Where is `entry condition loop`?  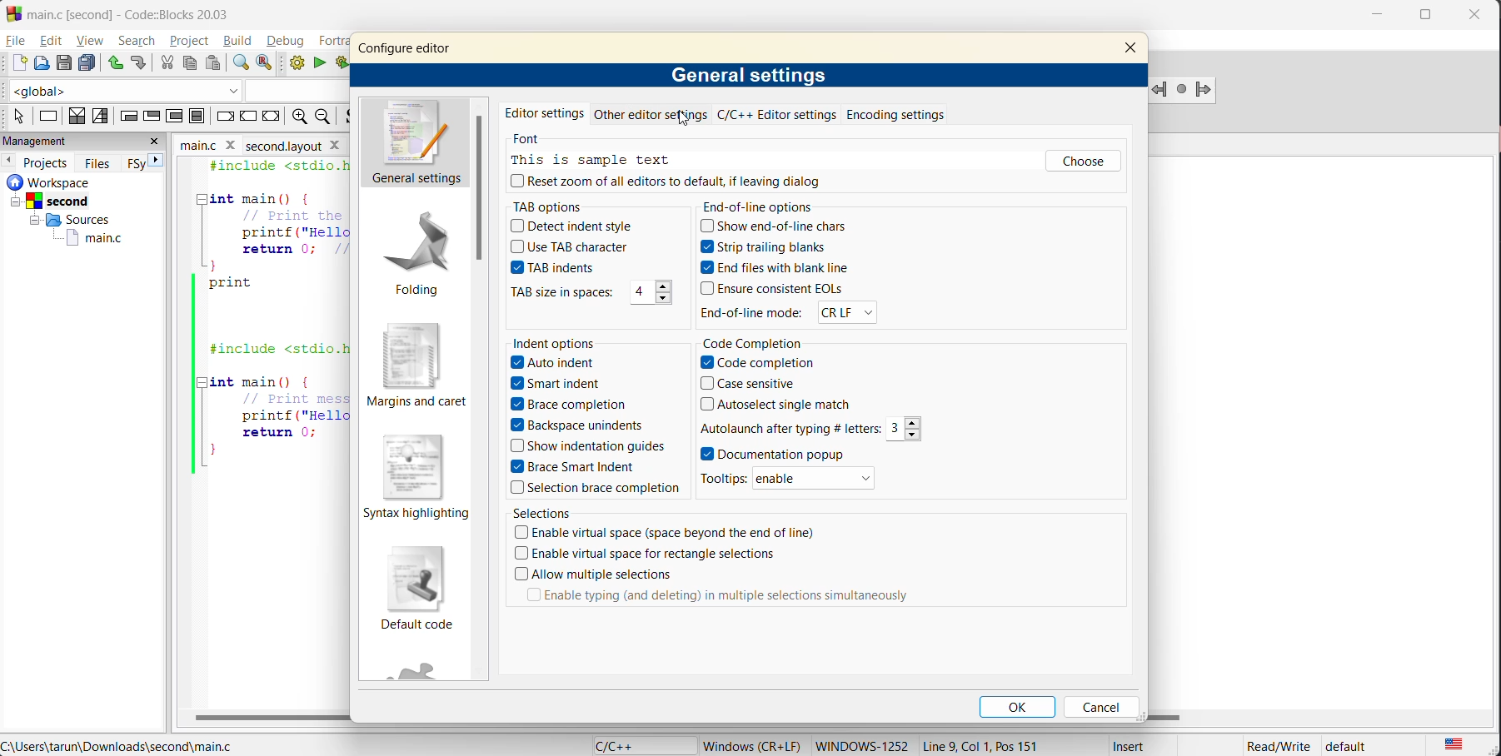
entry condition loop is located at coordinates (127, 117).